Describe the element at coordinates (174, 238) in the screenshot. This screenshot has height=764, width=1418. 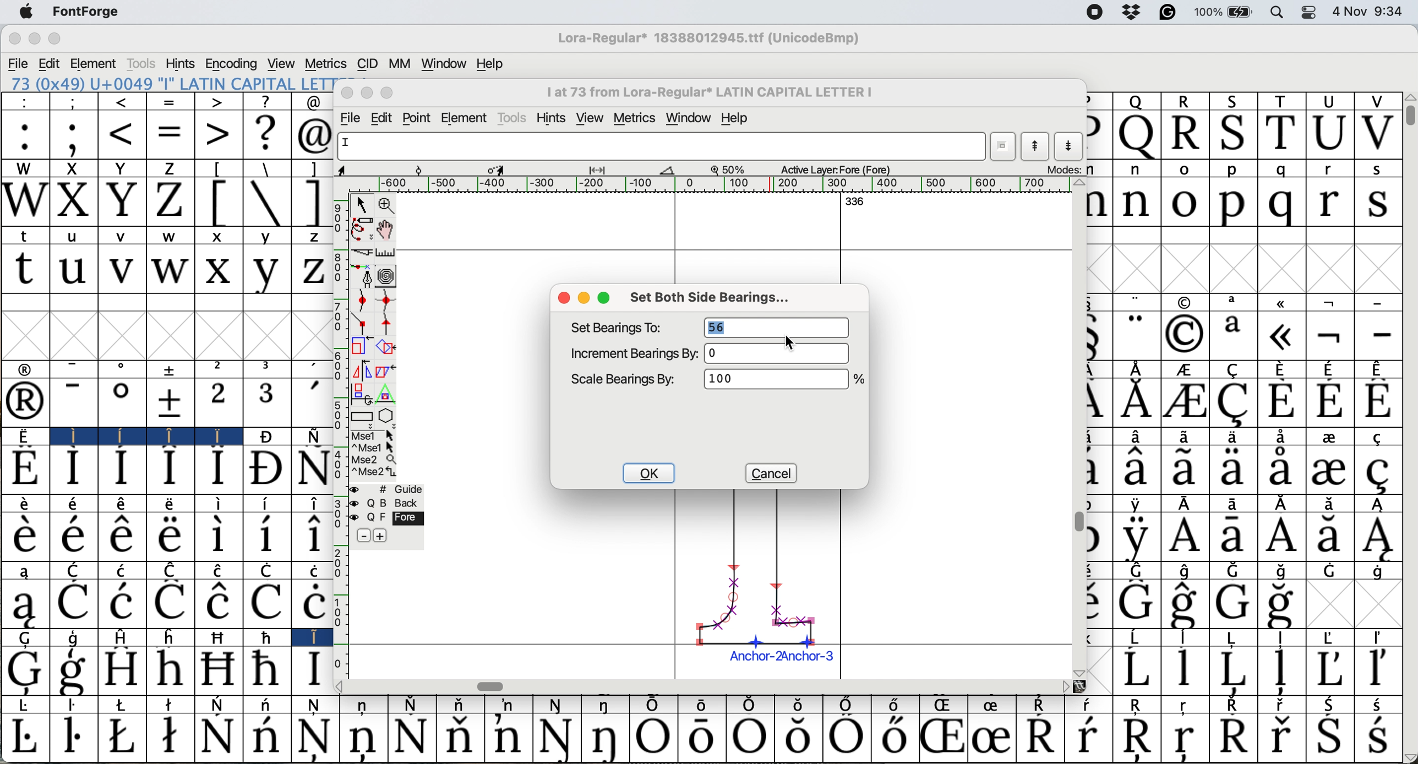
I see `w` at that location.